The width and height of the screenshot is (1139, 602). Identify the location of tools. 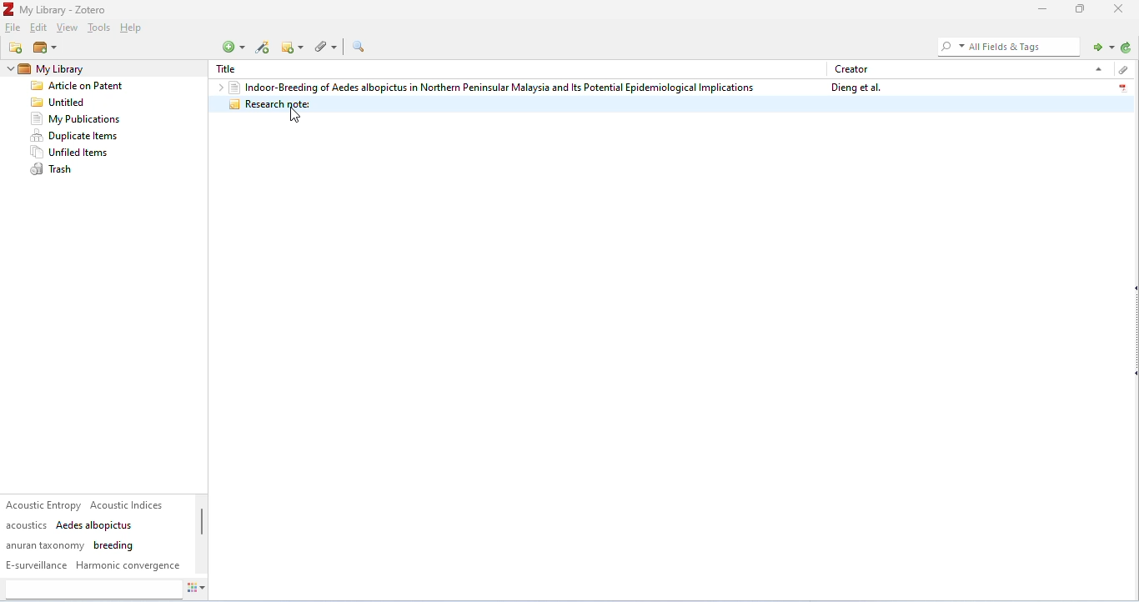
(98, 29).